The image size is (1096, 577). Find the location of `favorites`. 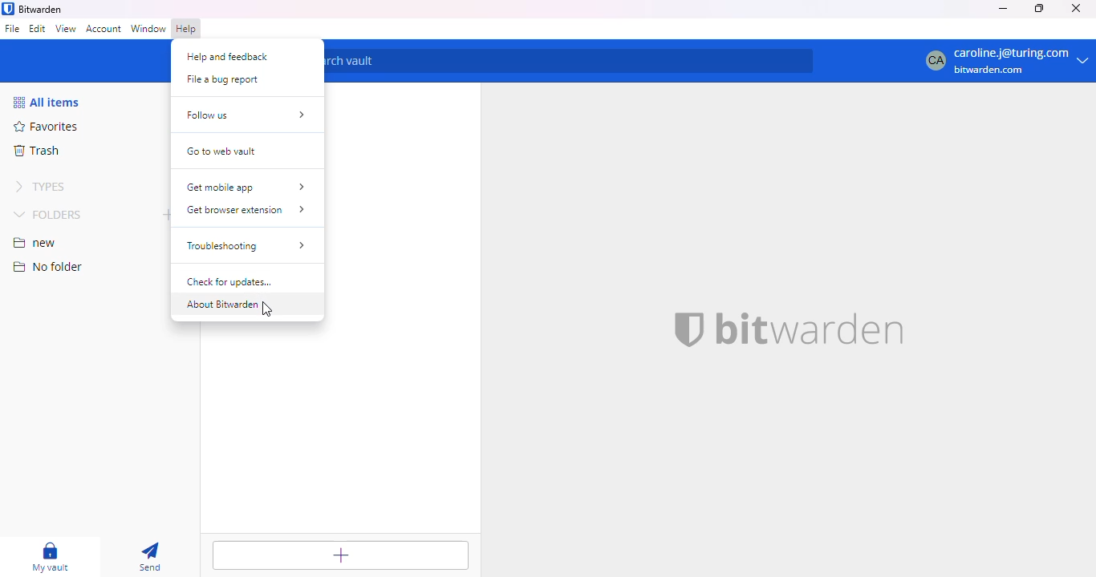

favorites is located at coordinates (44, 126).